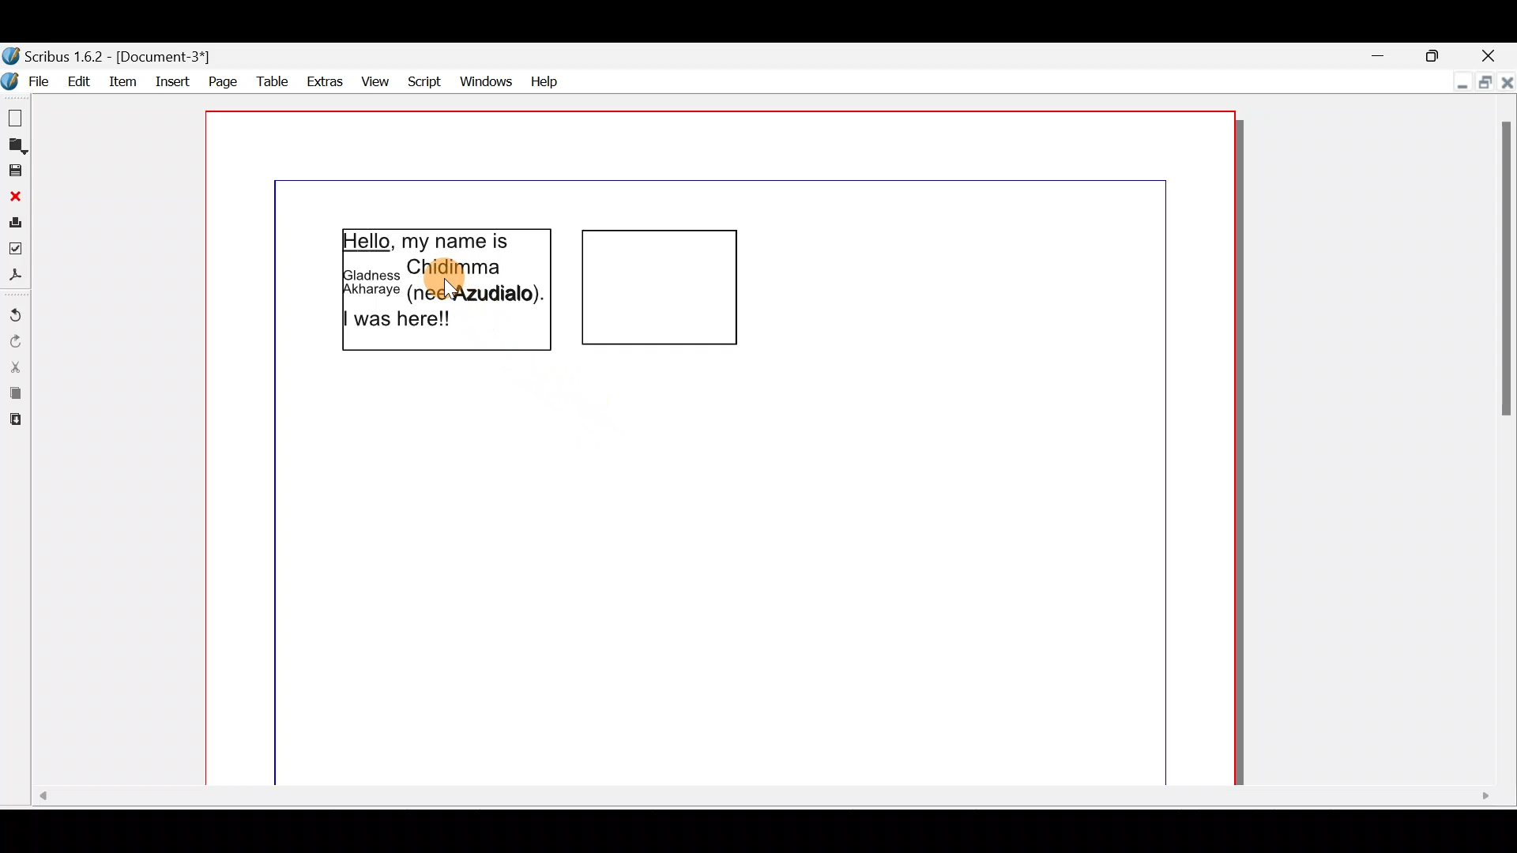 The height and width of the screenshot is (853, 1517). Describe the element at coordinates (119, 56) in the screenshot. I see `Document name` at that location.